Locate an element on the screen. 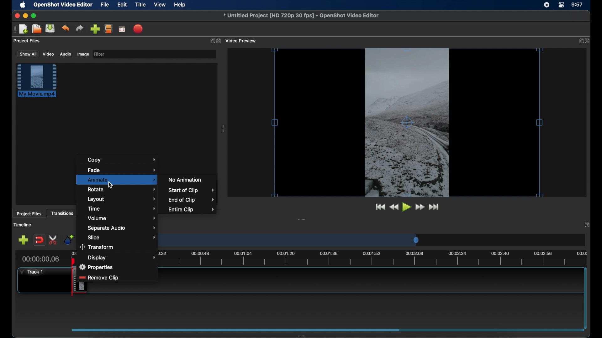  timeline scale is located at coordinates (379, 259).